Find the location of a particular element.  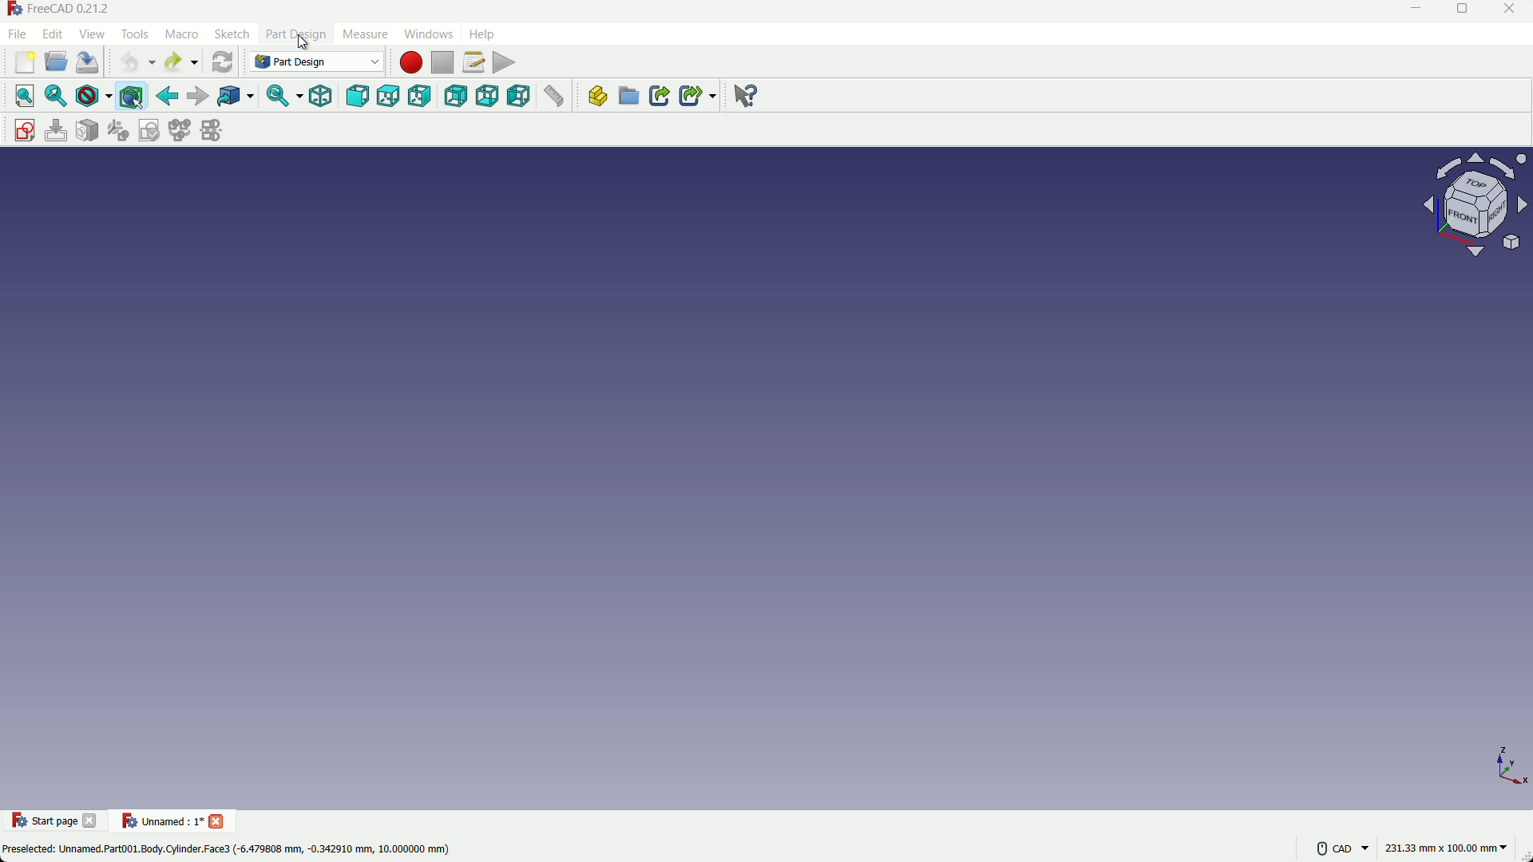

measuring unit is located at coordinates (1441, 845).